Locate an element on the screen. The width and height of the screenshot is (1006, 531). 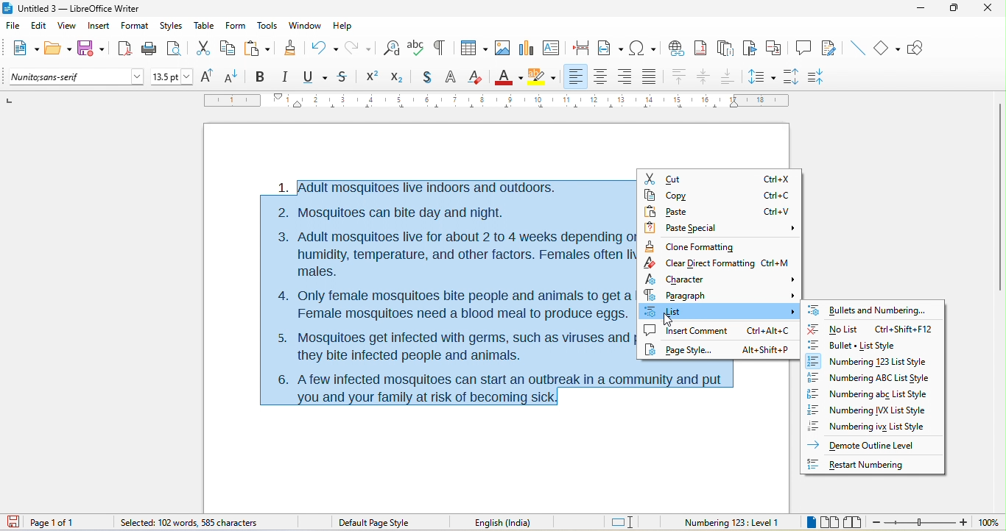
table is located at coordinates (205, 26).